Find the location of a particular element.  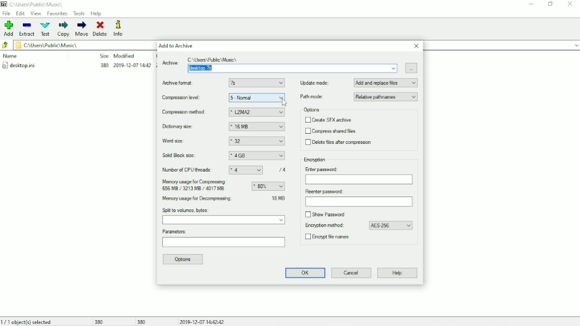

32 is located at coordinates (257, 141).